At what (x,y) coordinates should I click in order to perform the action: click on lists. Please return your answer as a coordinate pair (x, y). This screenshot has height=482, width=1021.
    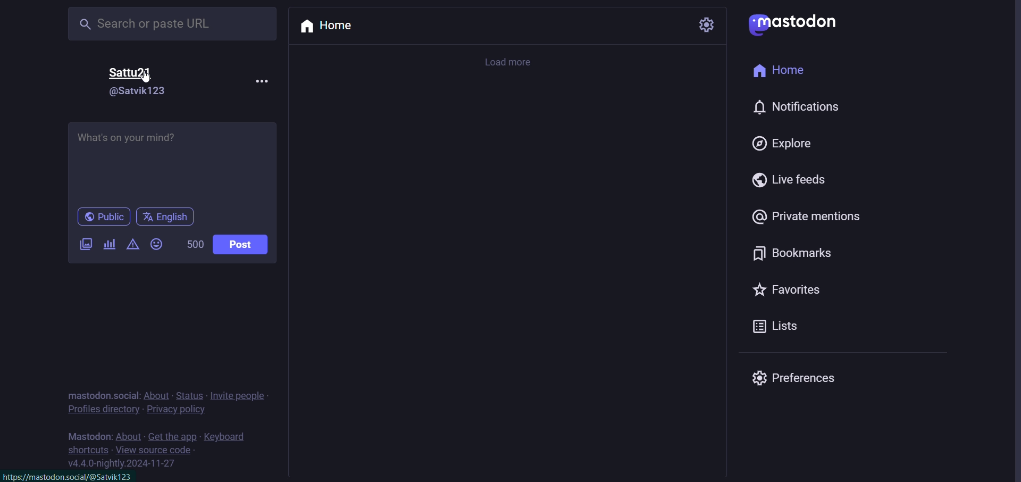
    Looking at the image, I should click on (772, 328).